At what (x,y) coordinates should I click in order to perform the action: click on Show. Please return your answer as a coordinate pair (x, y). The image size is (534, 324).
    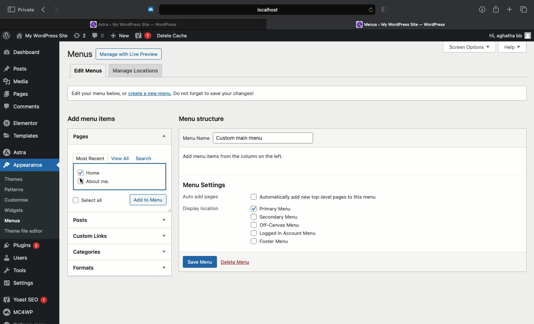
    Looking at the image, I should click on (164, 219).